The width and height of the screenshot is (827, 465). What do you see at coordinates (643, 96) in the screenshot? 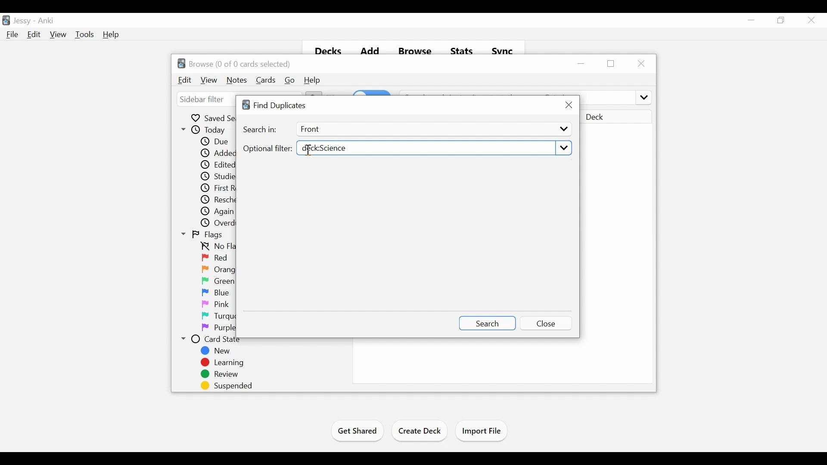
I see `more options` at bounding box center [643, 96].